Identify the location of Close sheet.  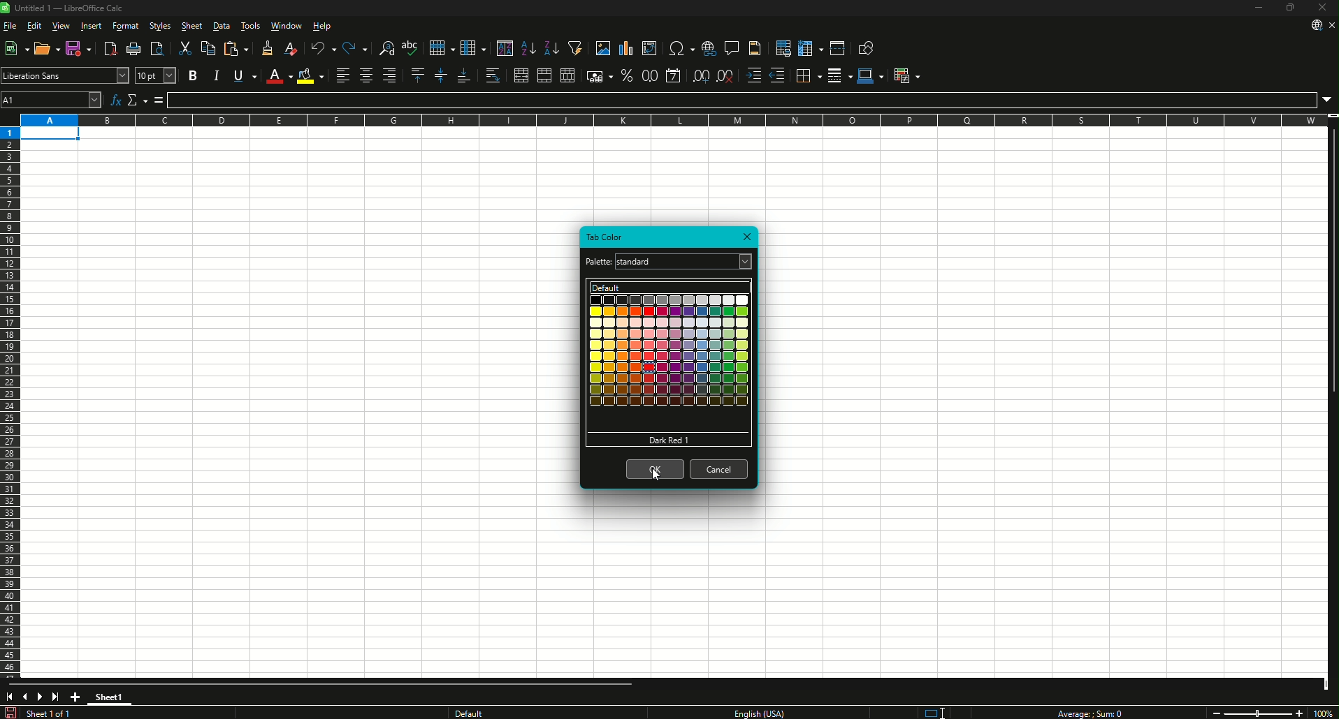
(1331, 25).